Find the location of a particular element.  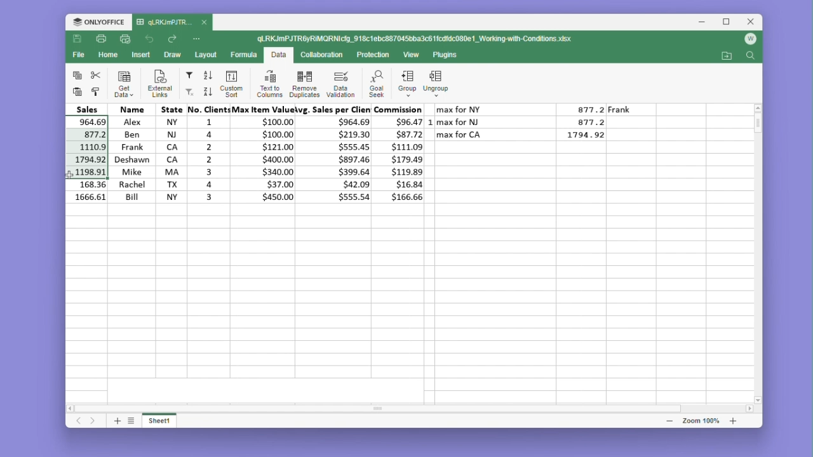

Remove duplicates is located at coordinates (304, 83).